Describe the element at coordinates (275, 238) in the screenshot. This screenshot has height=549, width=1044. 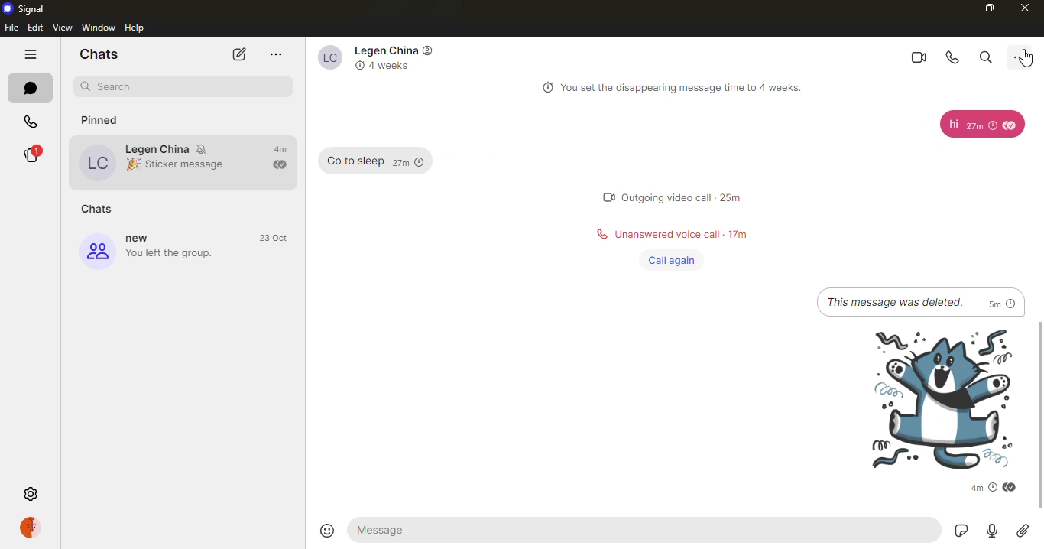
I see `time` at that location.